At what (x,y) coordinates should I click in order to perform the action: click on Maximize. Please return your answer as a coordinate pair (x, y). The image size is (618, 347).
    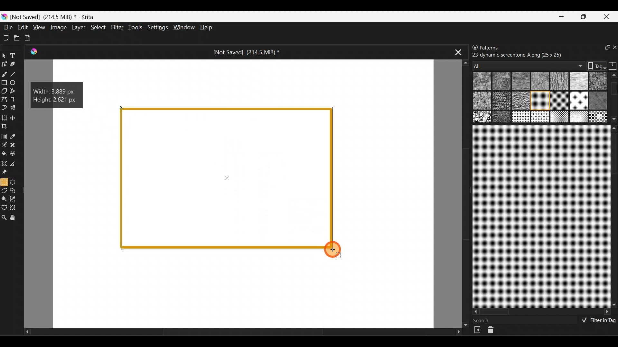
    Looking at the image, I should click on (585, 17).